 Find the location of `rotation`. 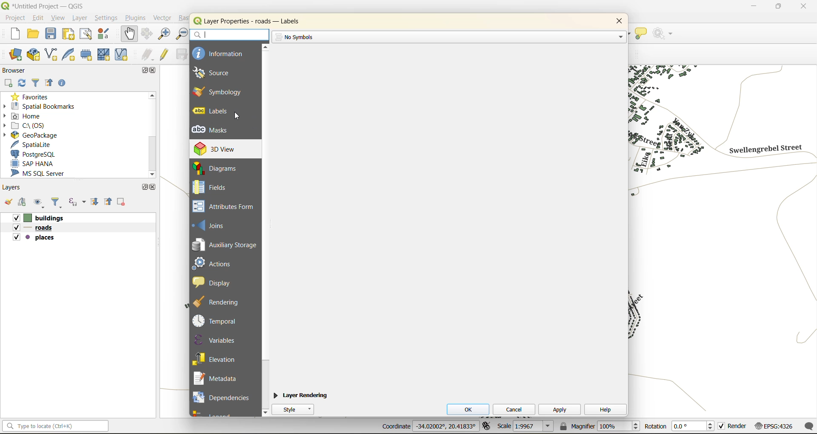

rotation is located at coordinates (678, 426).